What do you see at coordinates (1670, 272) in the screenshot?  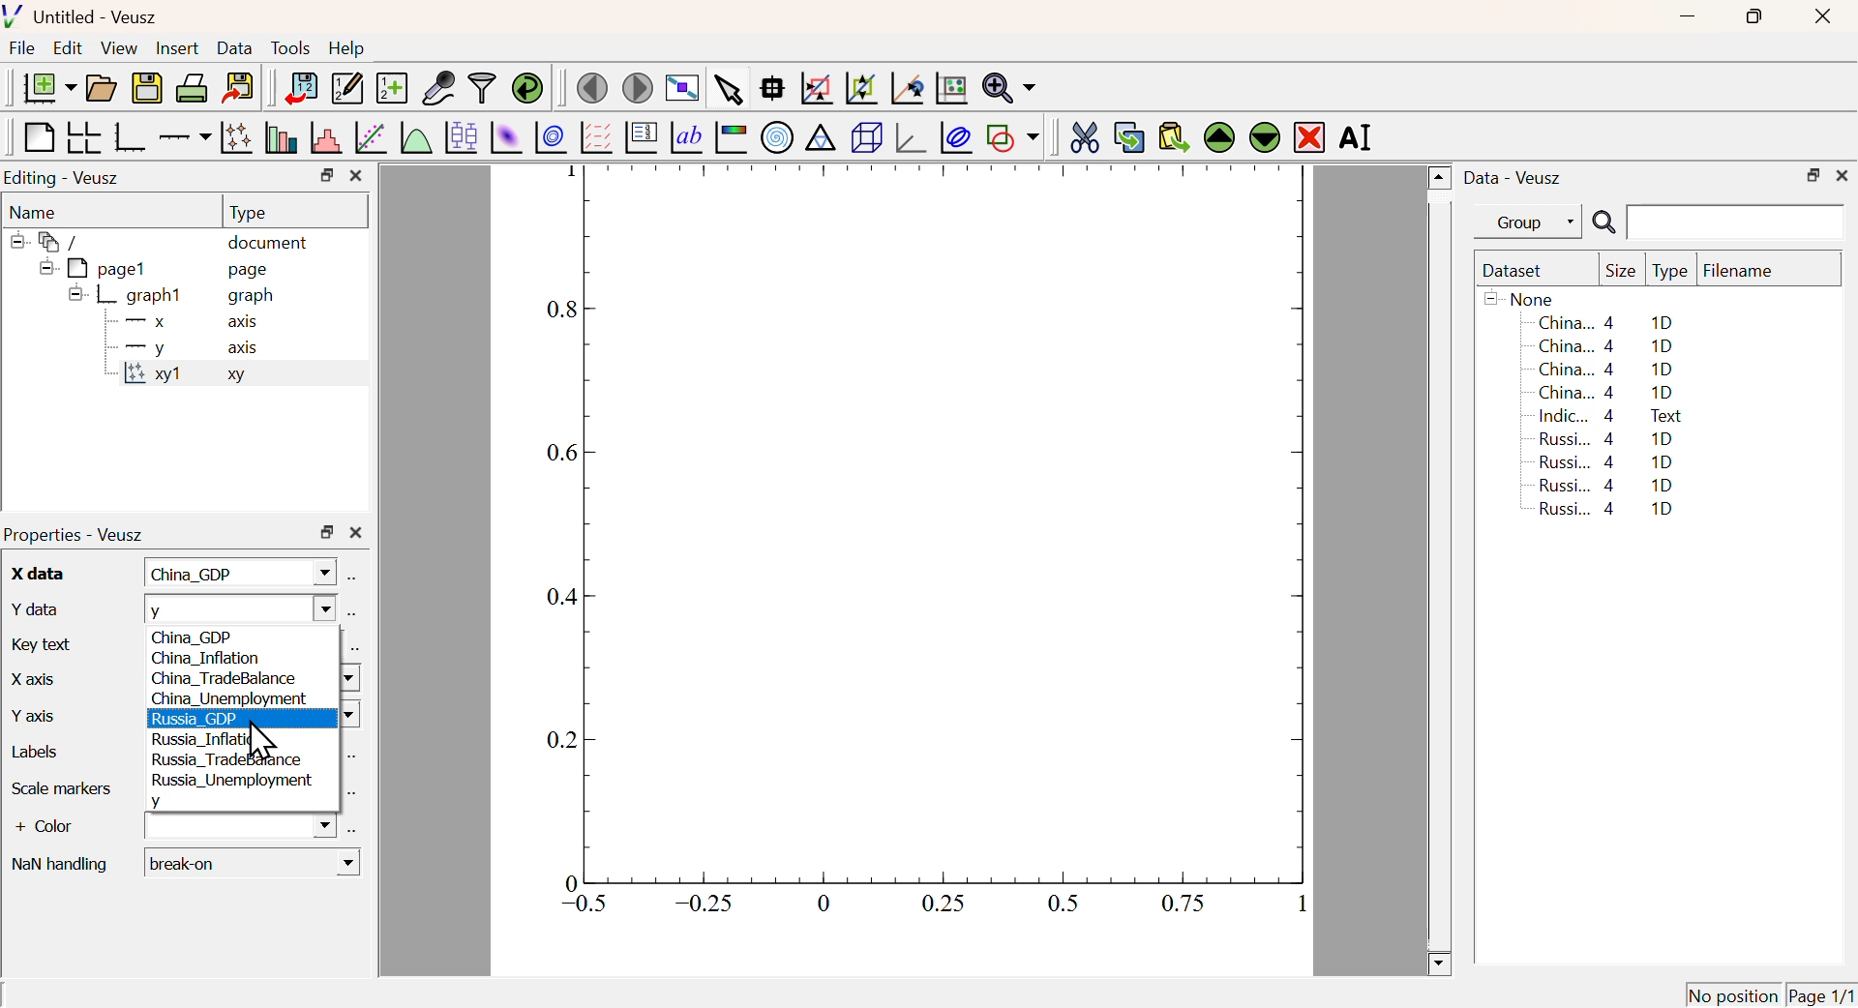 I see `Type` at bounding box center [1670, 272].